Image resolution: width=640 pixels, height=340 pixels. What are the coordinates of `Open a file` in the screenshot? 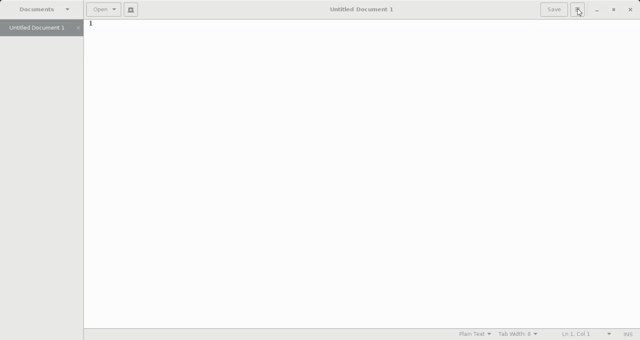 It's located at (104, 10).